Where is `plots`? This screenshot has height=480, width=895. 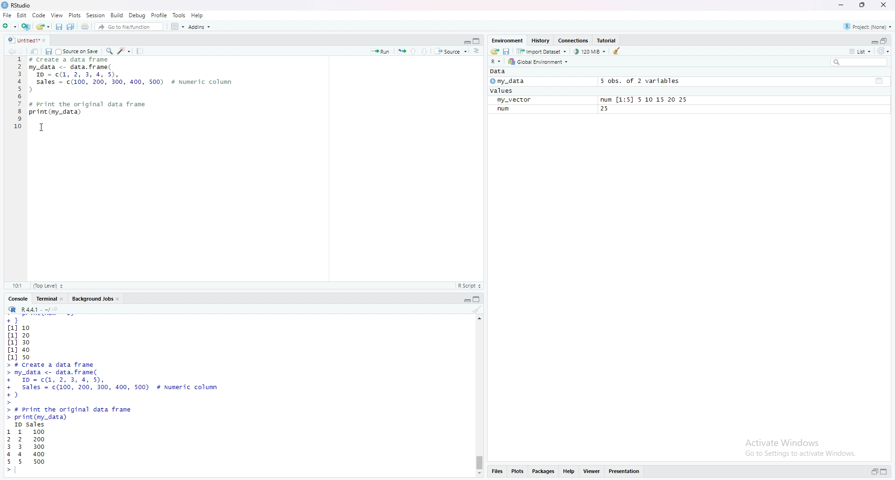
plots is located at coordinates (518, 473).